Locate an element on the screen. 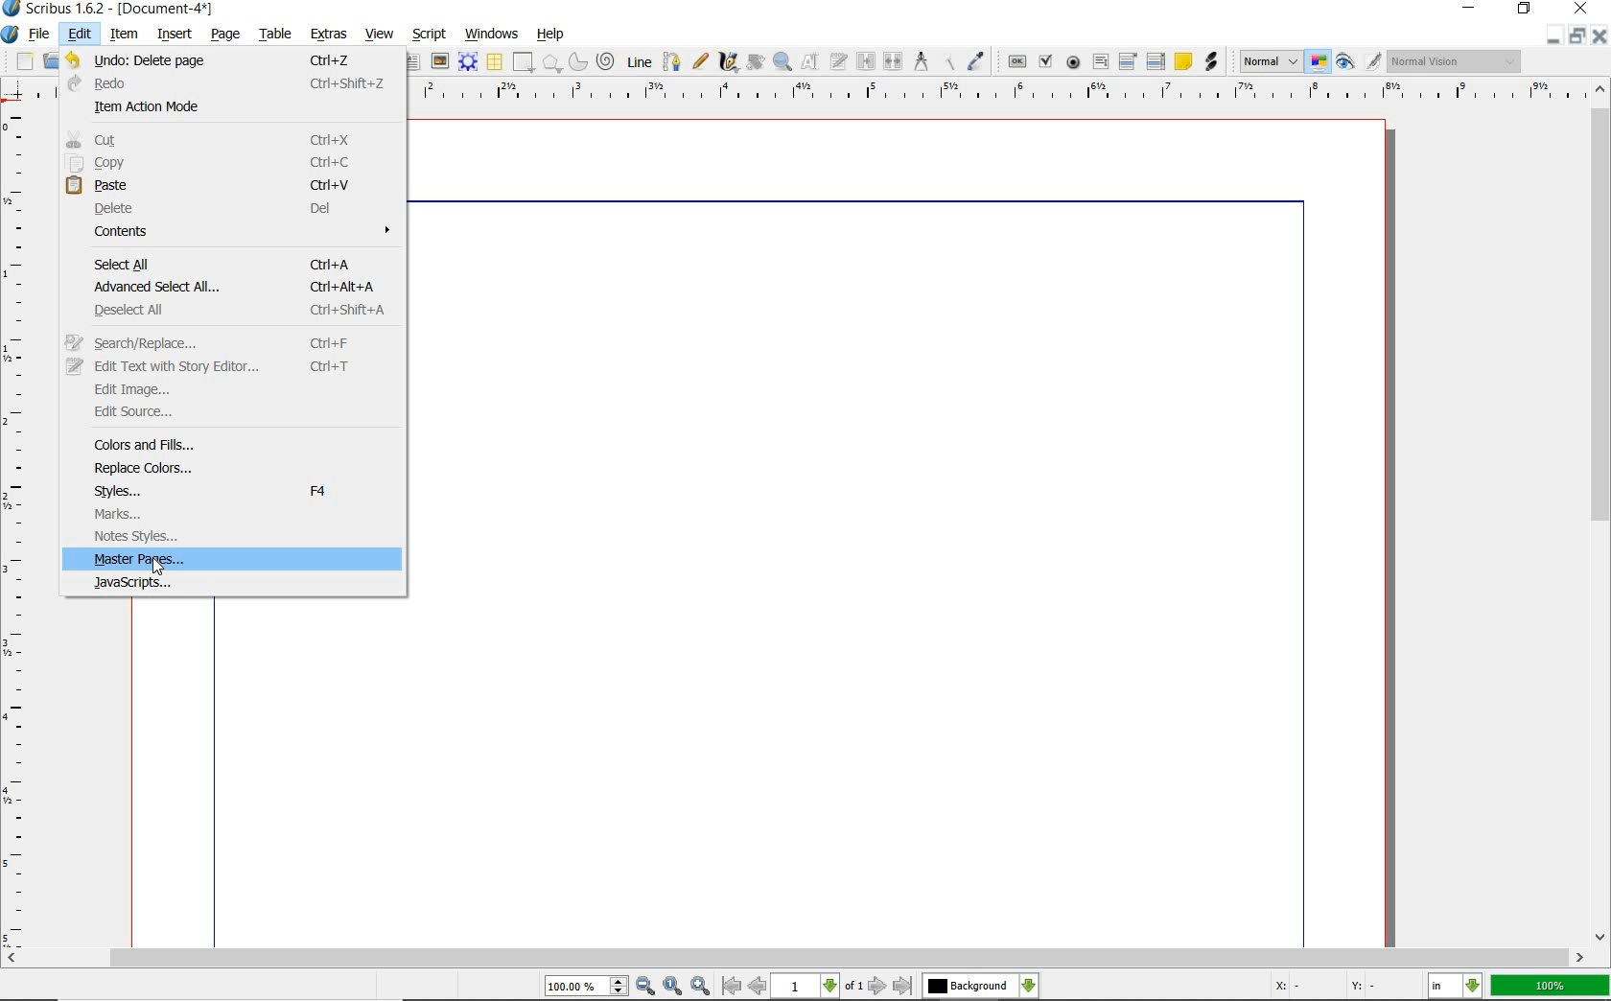  redo is located at coordinates (234, 81).